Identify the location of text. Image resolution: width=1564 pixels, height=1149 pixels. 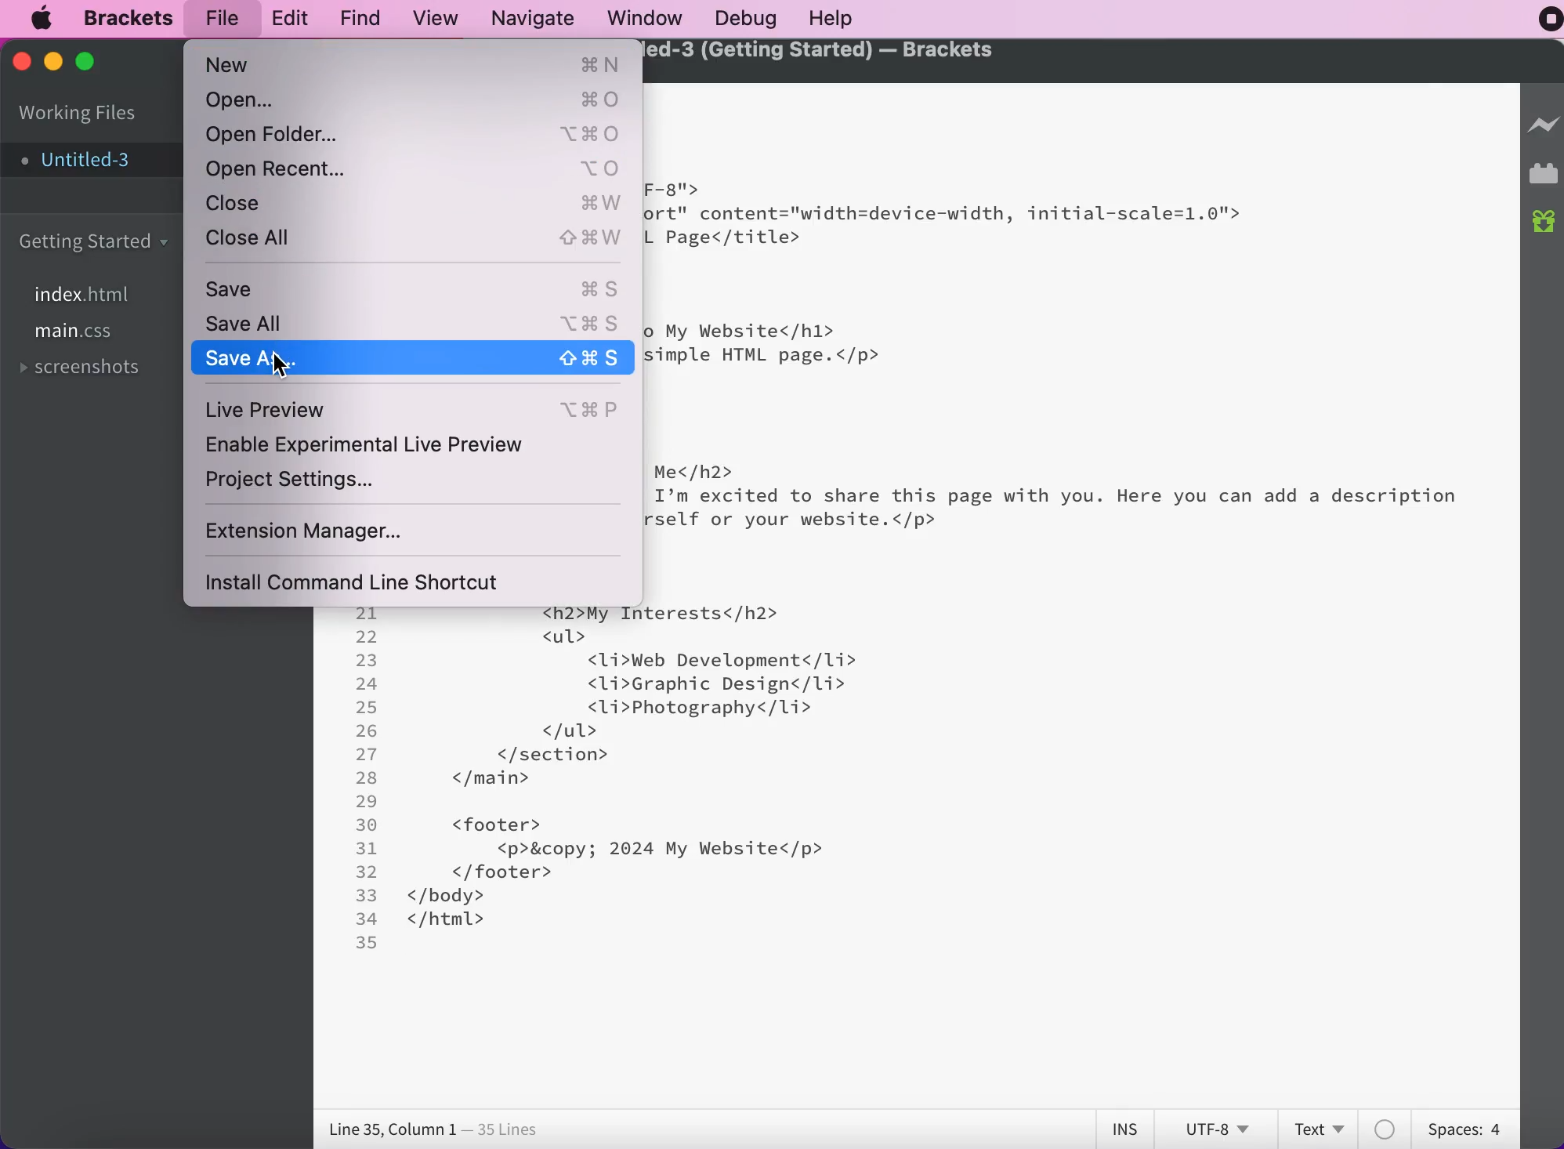
(1315, 1127).